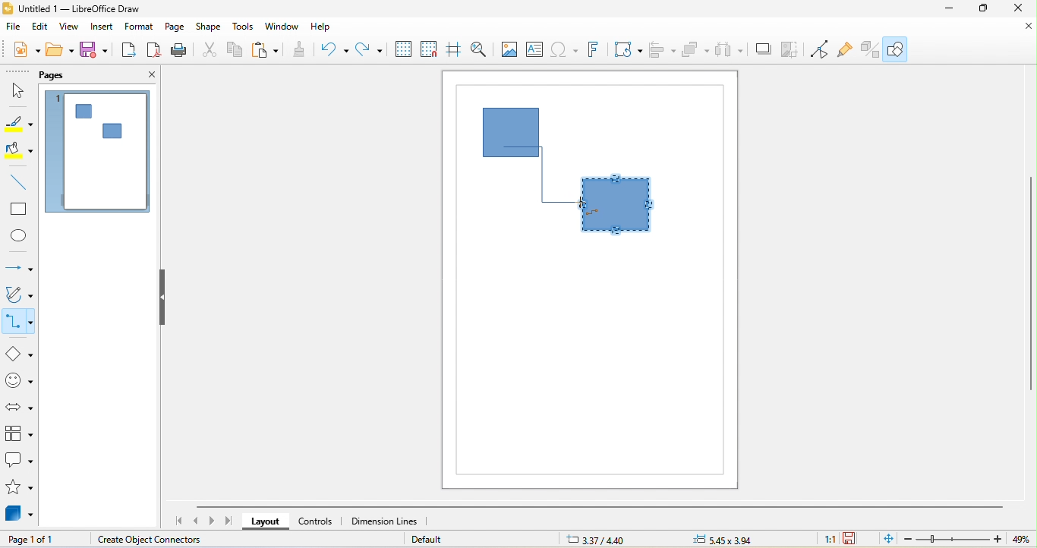 The height and width of the screenshot is (548, 1037). What do you see at coordinates (598, 509) in the screenshot?
I see `horizontal scroll bar` at bounding box center [598, 509].